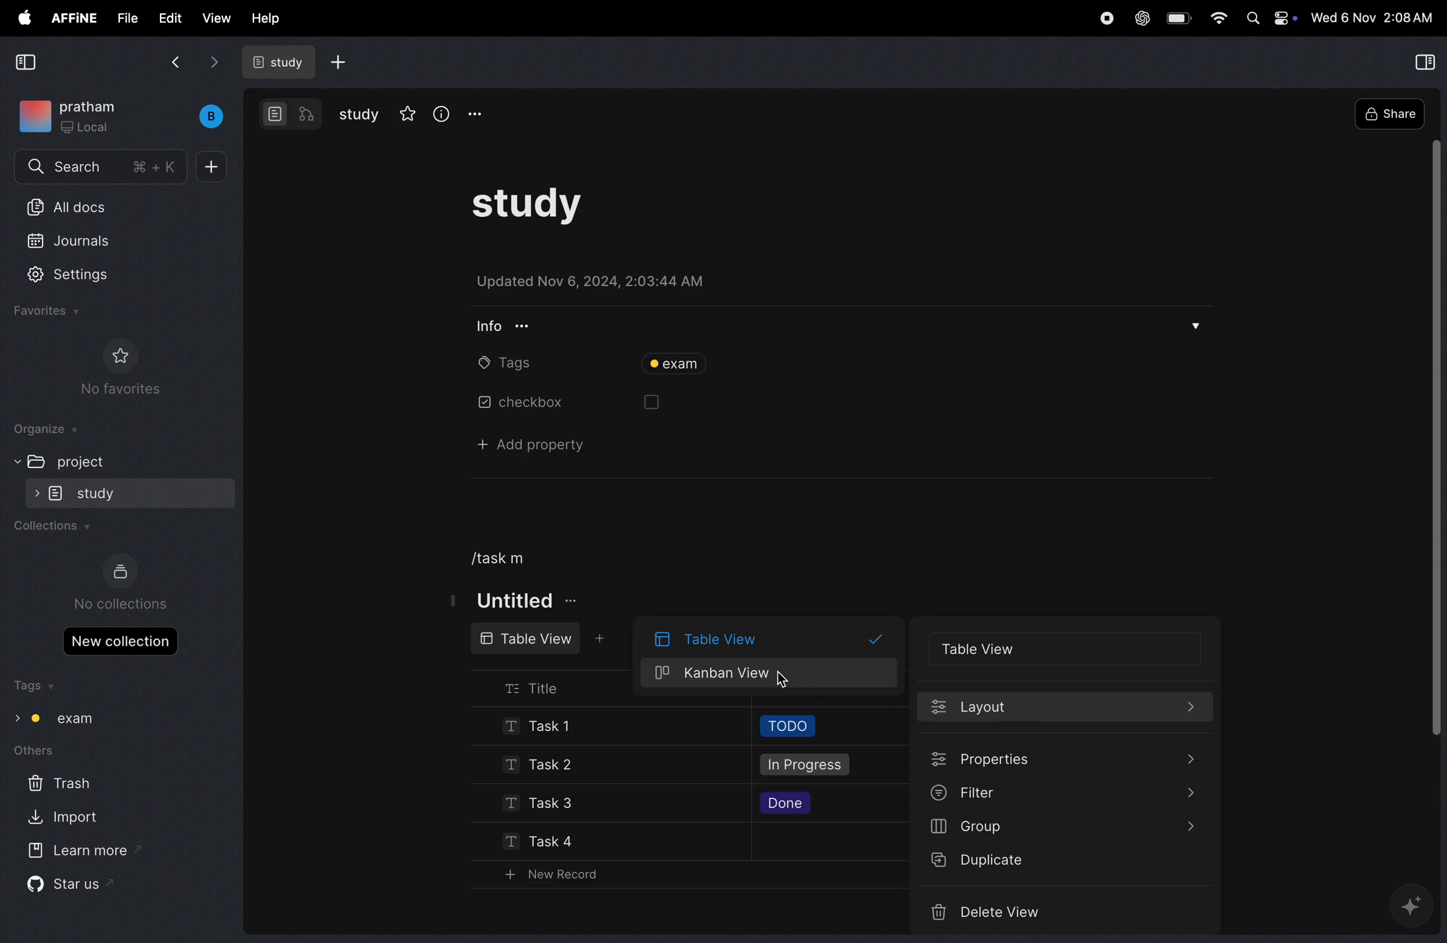 Image resolution: width=1447 pixels, height=943 pixels. I want to click on study doc, so click(283, 63).